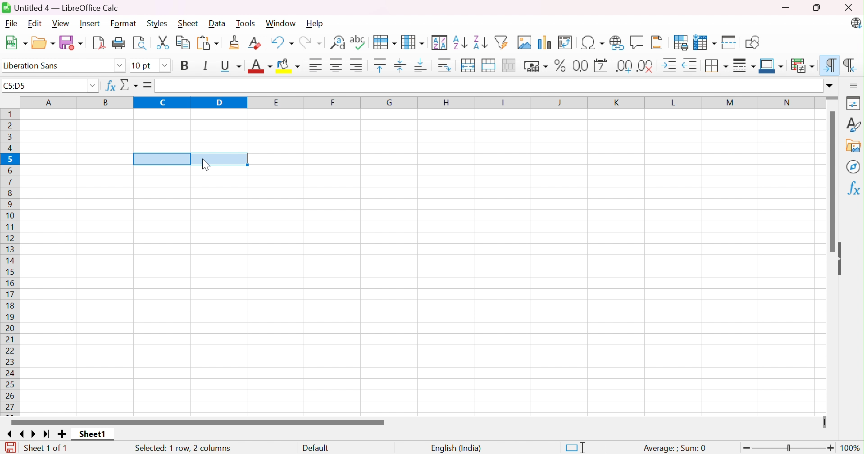 The width and height of the screenshot is (864, 454). Describe the element at coordinates (850, 448) in the screenshot. I see `100%` at that location.